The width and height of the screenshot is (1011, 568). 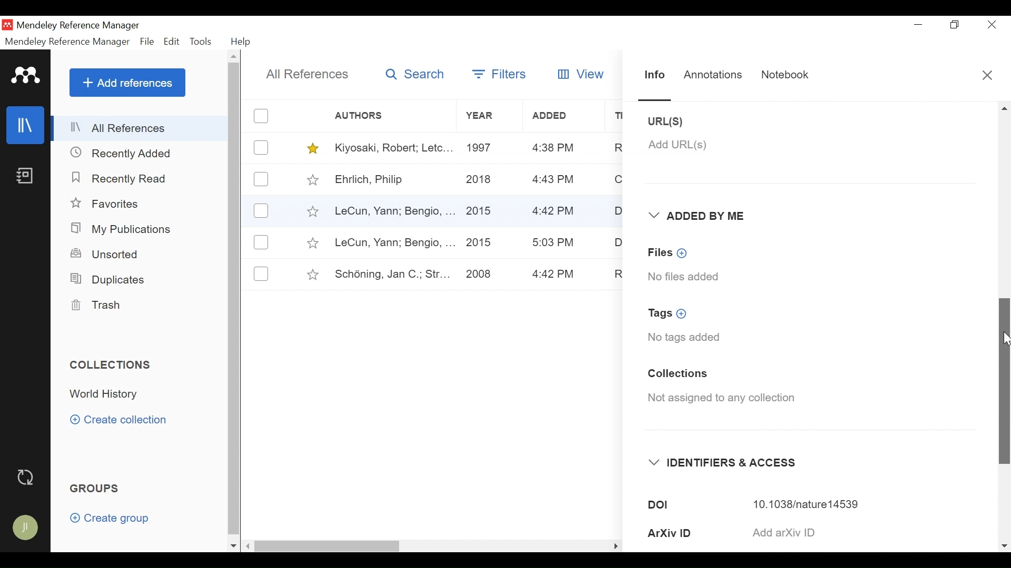 What do you see at coordinates (615, 544) in the screenshot?
I see `Hide` at bounding box center [615, 544].